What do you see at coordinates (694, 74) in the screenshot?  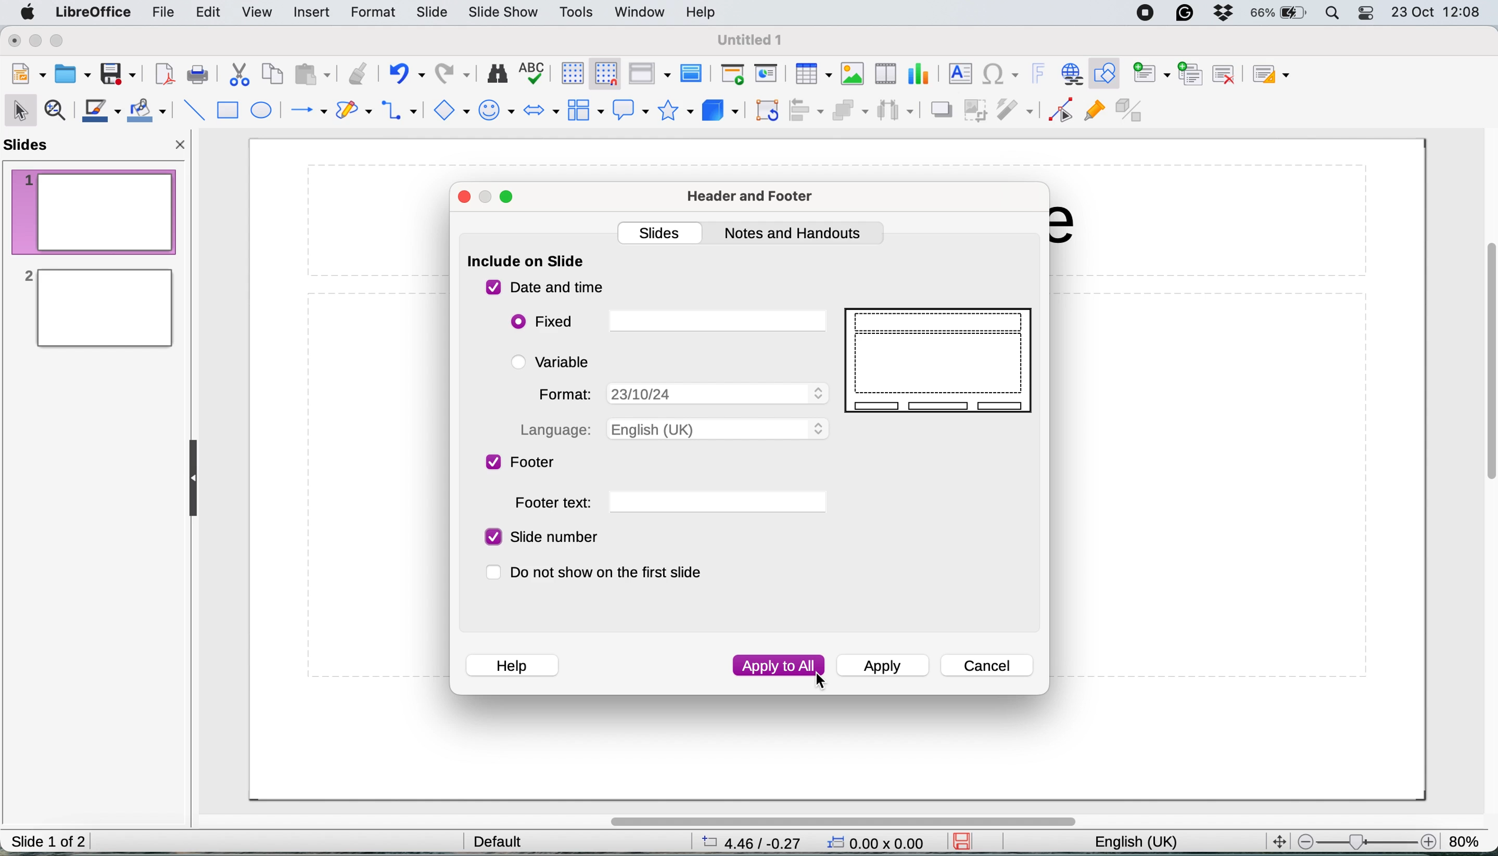 I see `master slide` at bounding box center [694, 74].